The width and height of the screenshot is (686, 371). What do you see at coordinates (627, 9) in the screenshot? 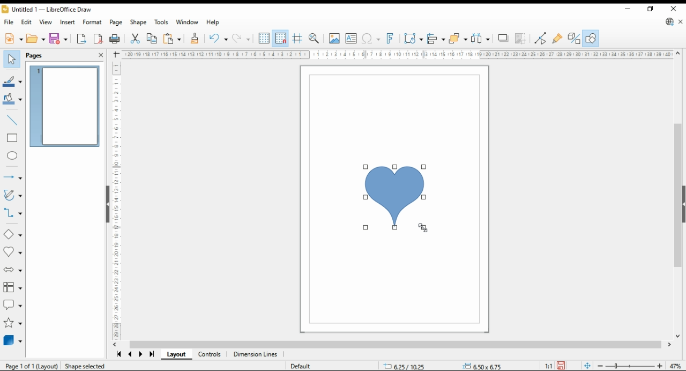
I see `minimize` at bounding box center [627, 9].